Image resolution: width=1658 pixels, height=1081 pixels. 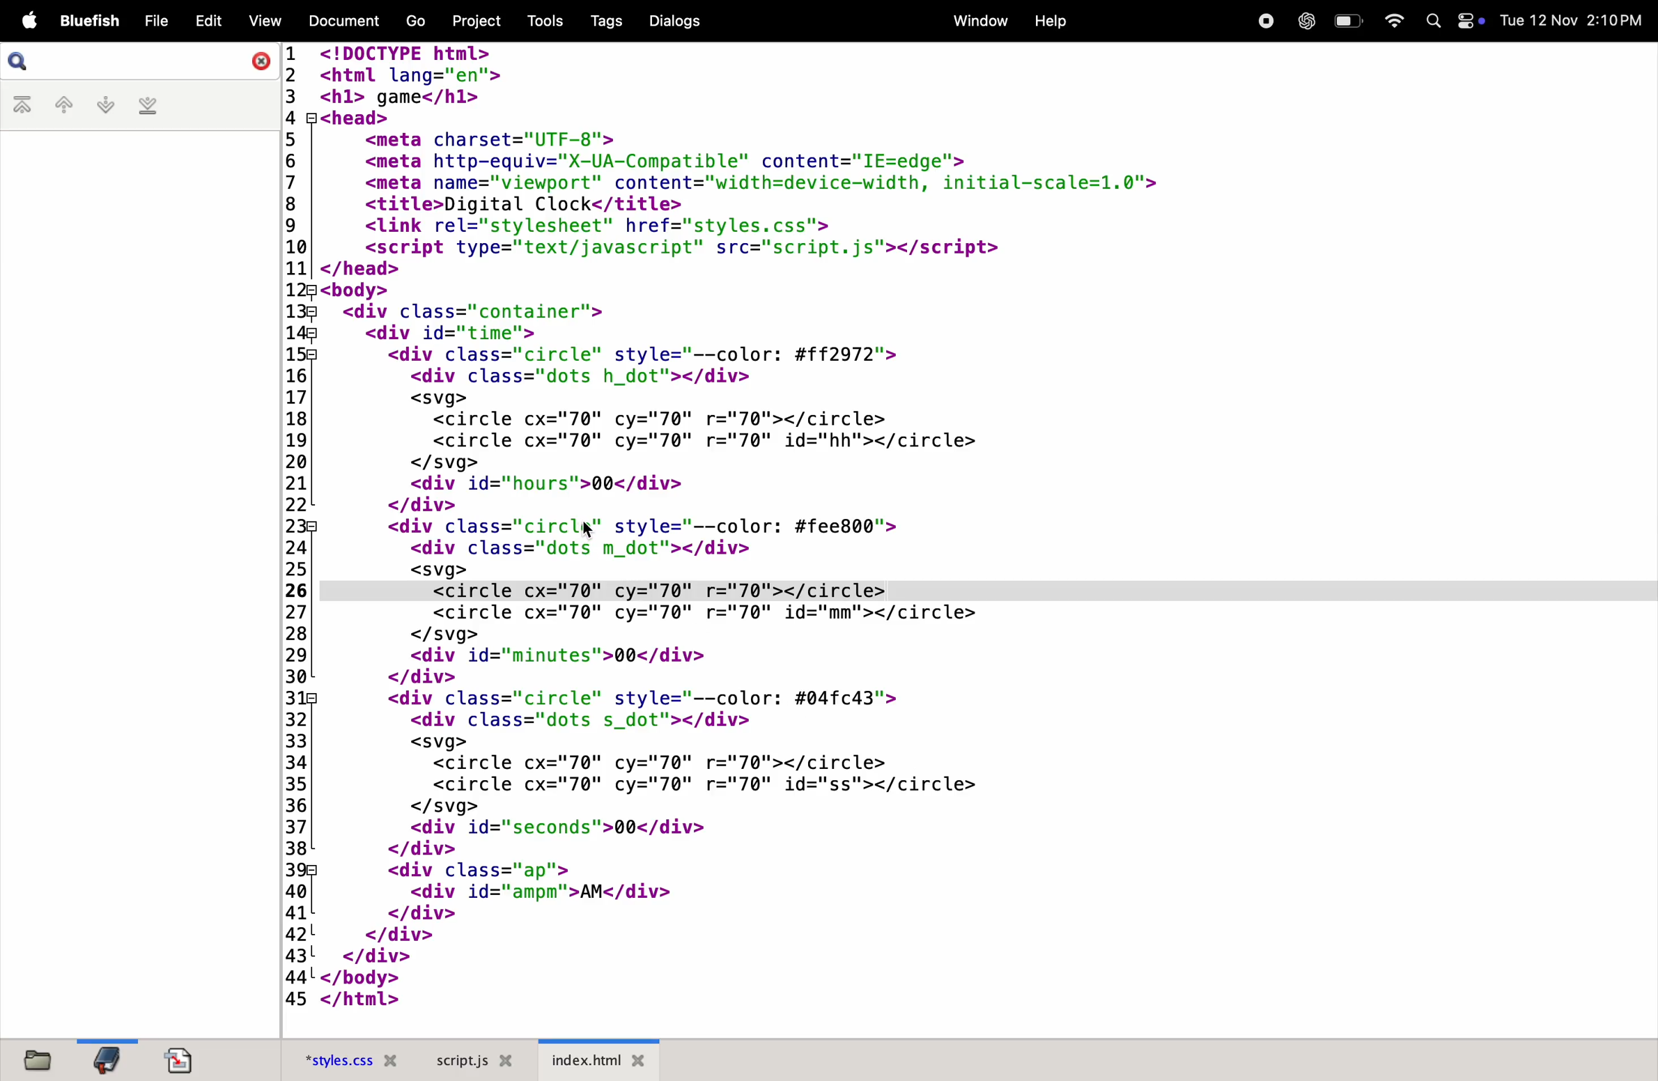 I want to click on Search, so click(x=1432, y=21).